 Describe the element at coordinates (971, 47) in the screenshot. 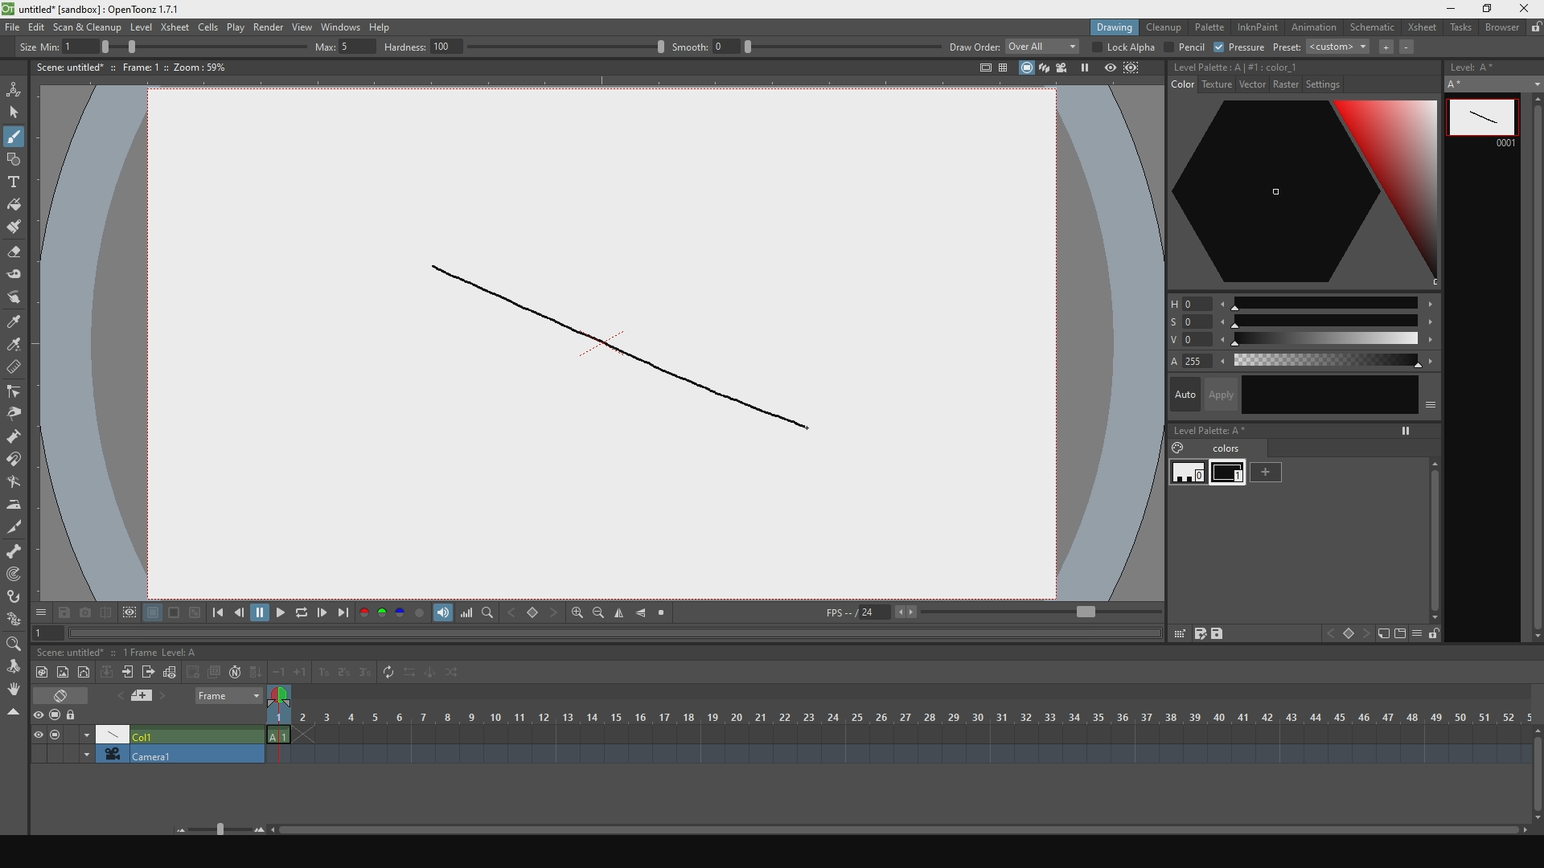

I see `draw order` at that location.